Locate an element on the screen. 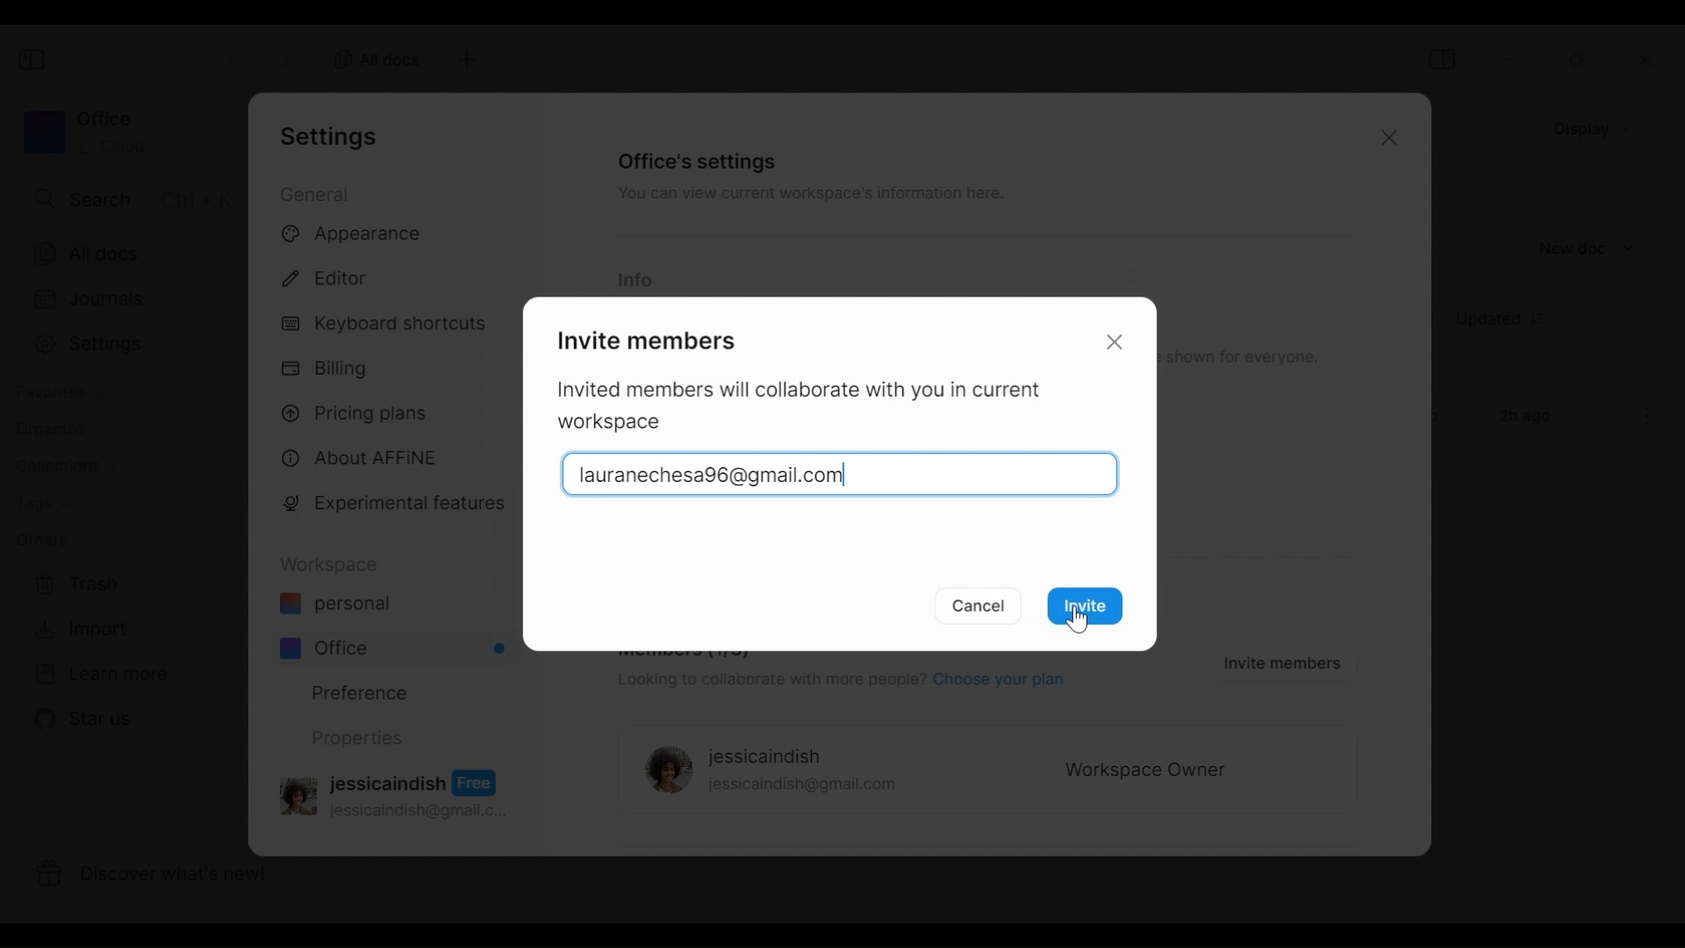 The width and height of the screenshot is (1685, 948). Organize is located at coordinates (49, 429).